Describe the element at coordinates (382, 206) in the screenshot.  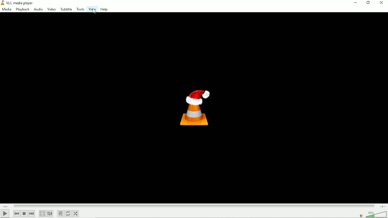
I see `Total duration` at that location.